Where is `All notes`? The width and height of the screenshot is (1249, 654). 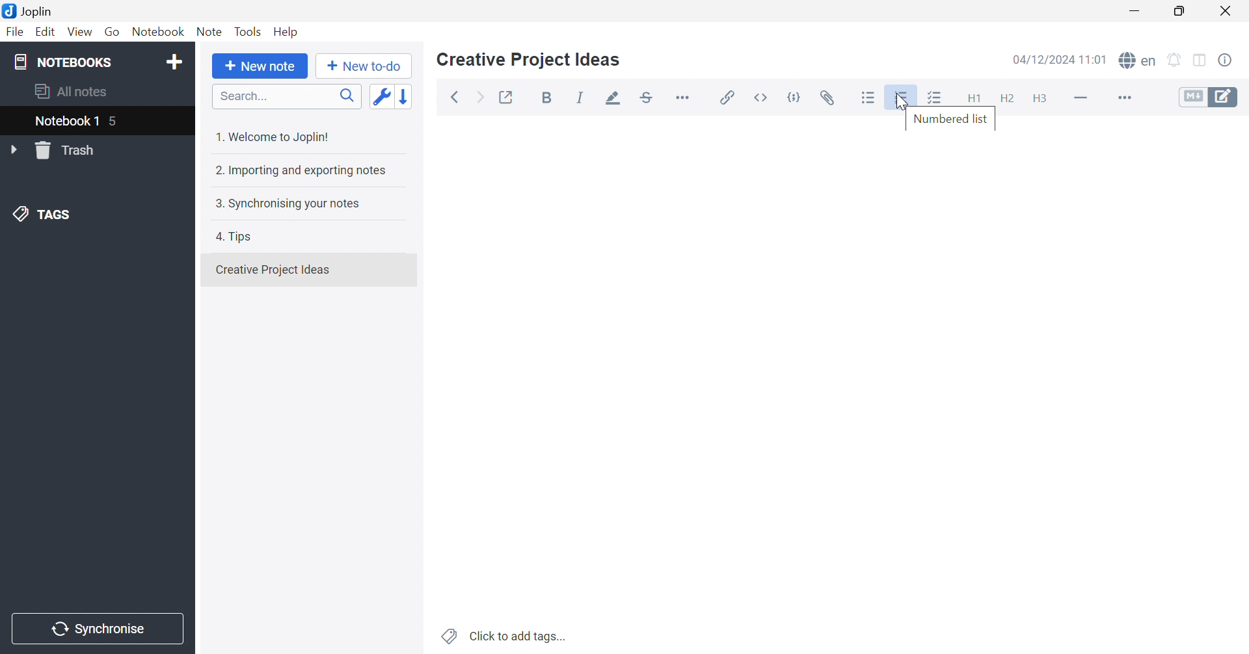 All notes is located at coordinates (68, 91).